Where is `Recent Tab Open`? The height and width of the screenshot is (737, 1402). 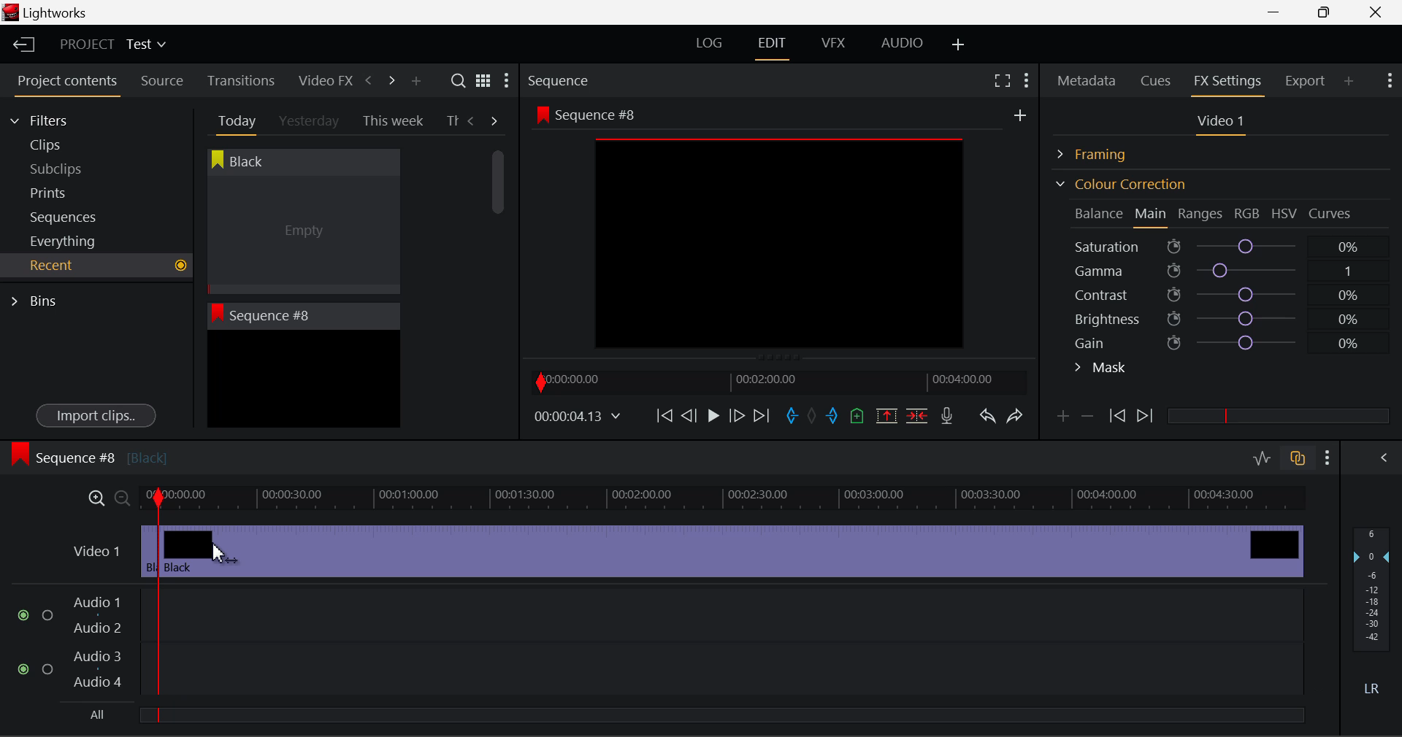 Recent Tab Open is located at coordinates (96, 266).